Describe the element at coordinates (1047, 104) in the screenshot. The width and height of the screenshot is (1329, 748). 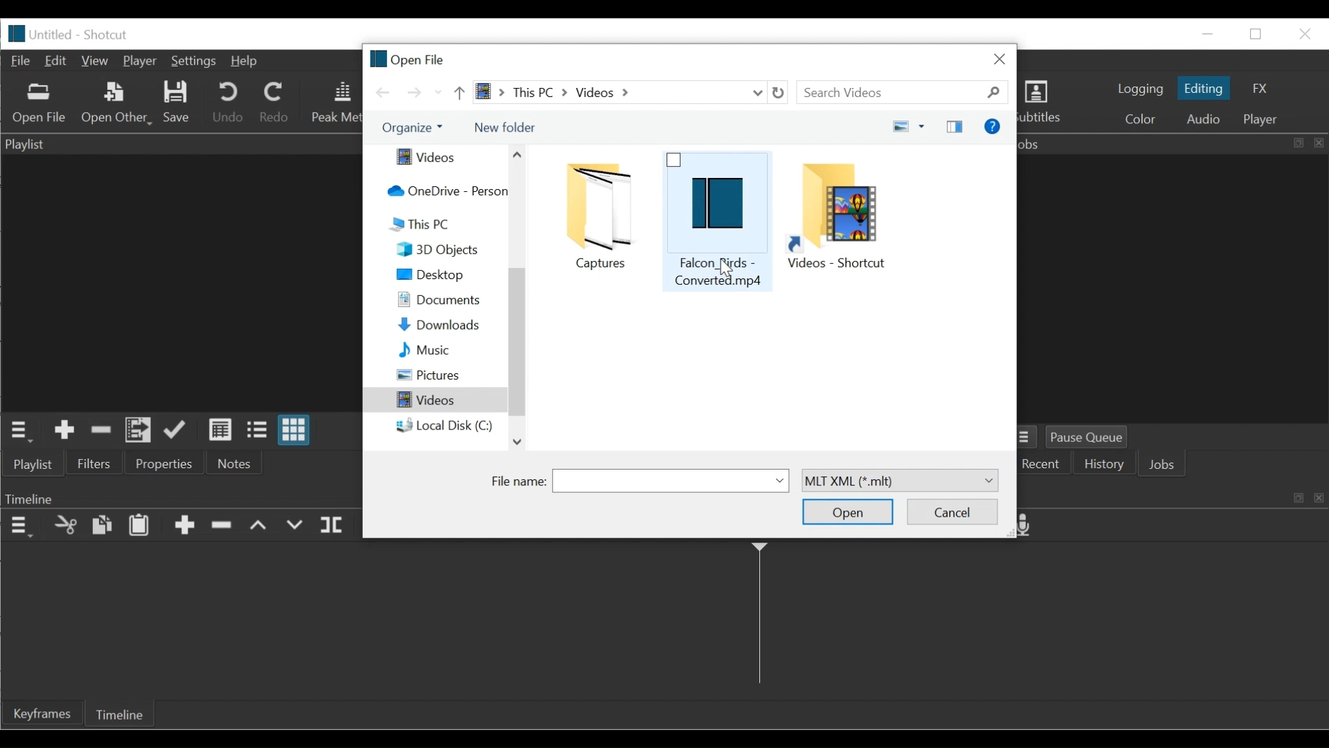
I see `Subtitles` at that location.